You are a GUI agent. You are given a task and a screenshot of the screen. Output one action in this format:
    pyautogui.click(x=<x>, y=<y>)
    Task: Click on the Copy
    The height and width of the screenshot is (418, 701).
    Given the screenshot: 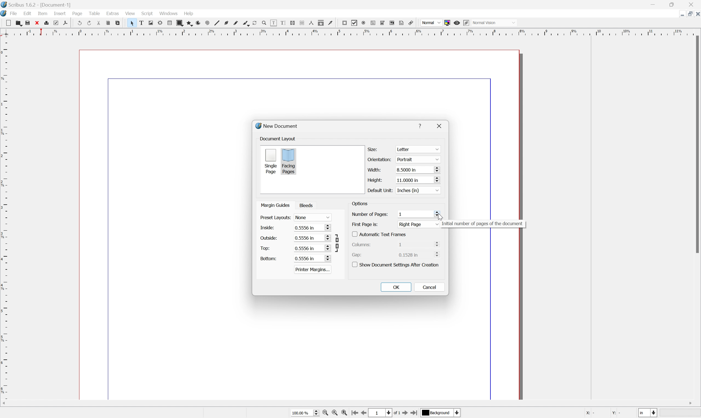 What is the action you would take?
    pyautogui.click(x=109, y=23)
    